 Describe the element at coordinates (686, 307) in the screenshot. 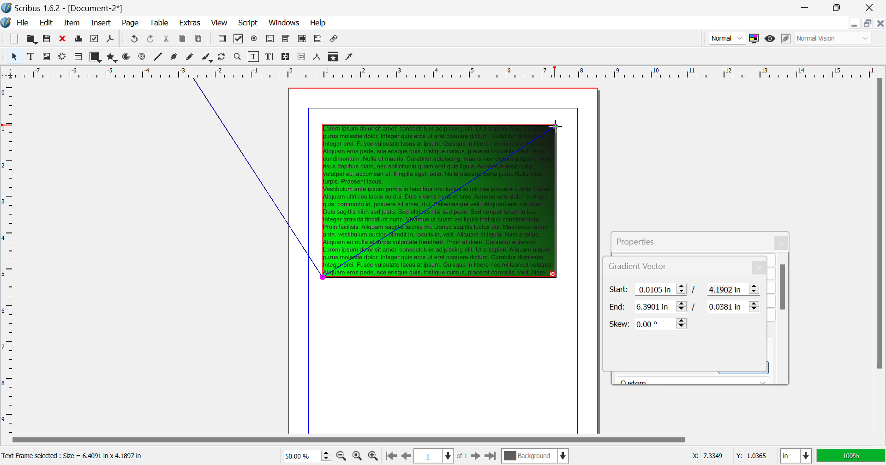

I see `Gradient Vector End` at that location.